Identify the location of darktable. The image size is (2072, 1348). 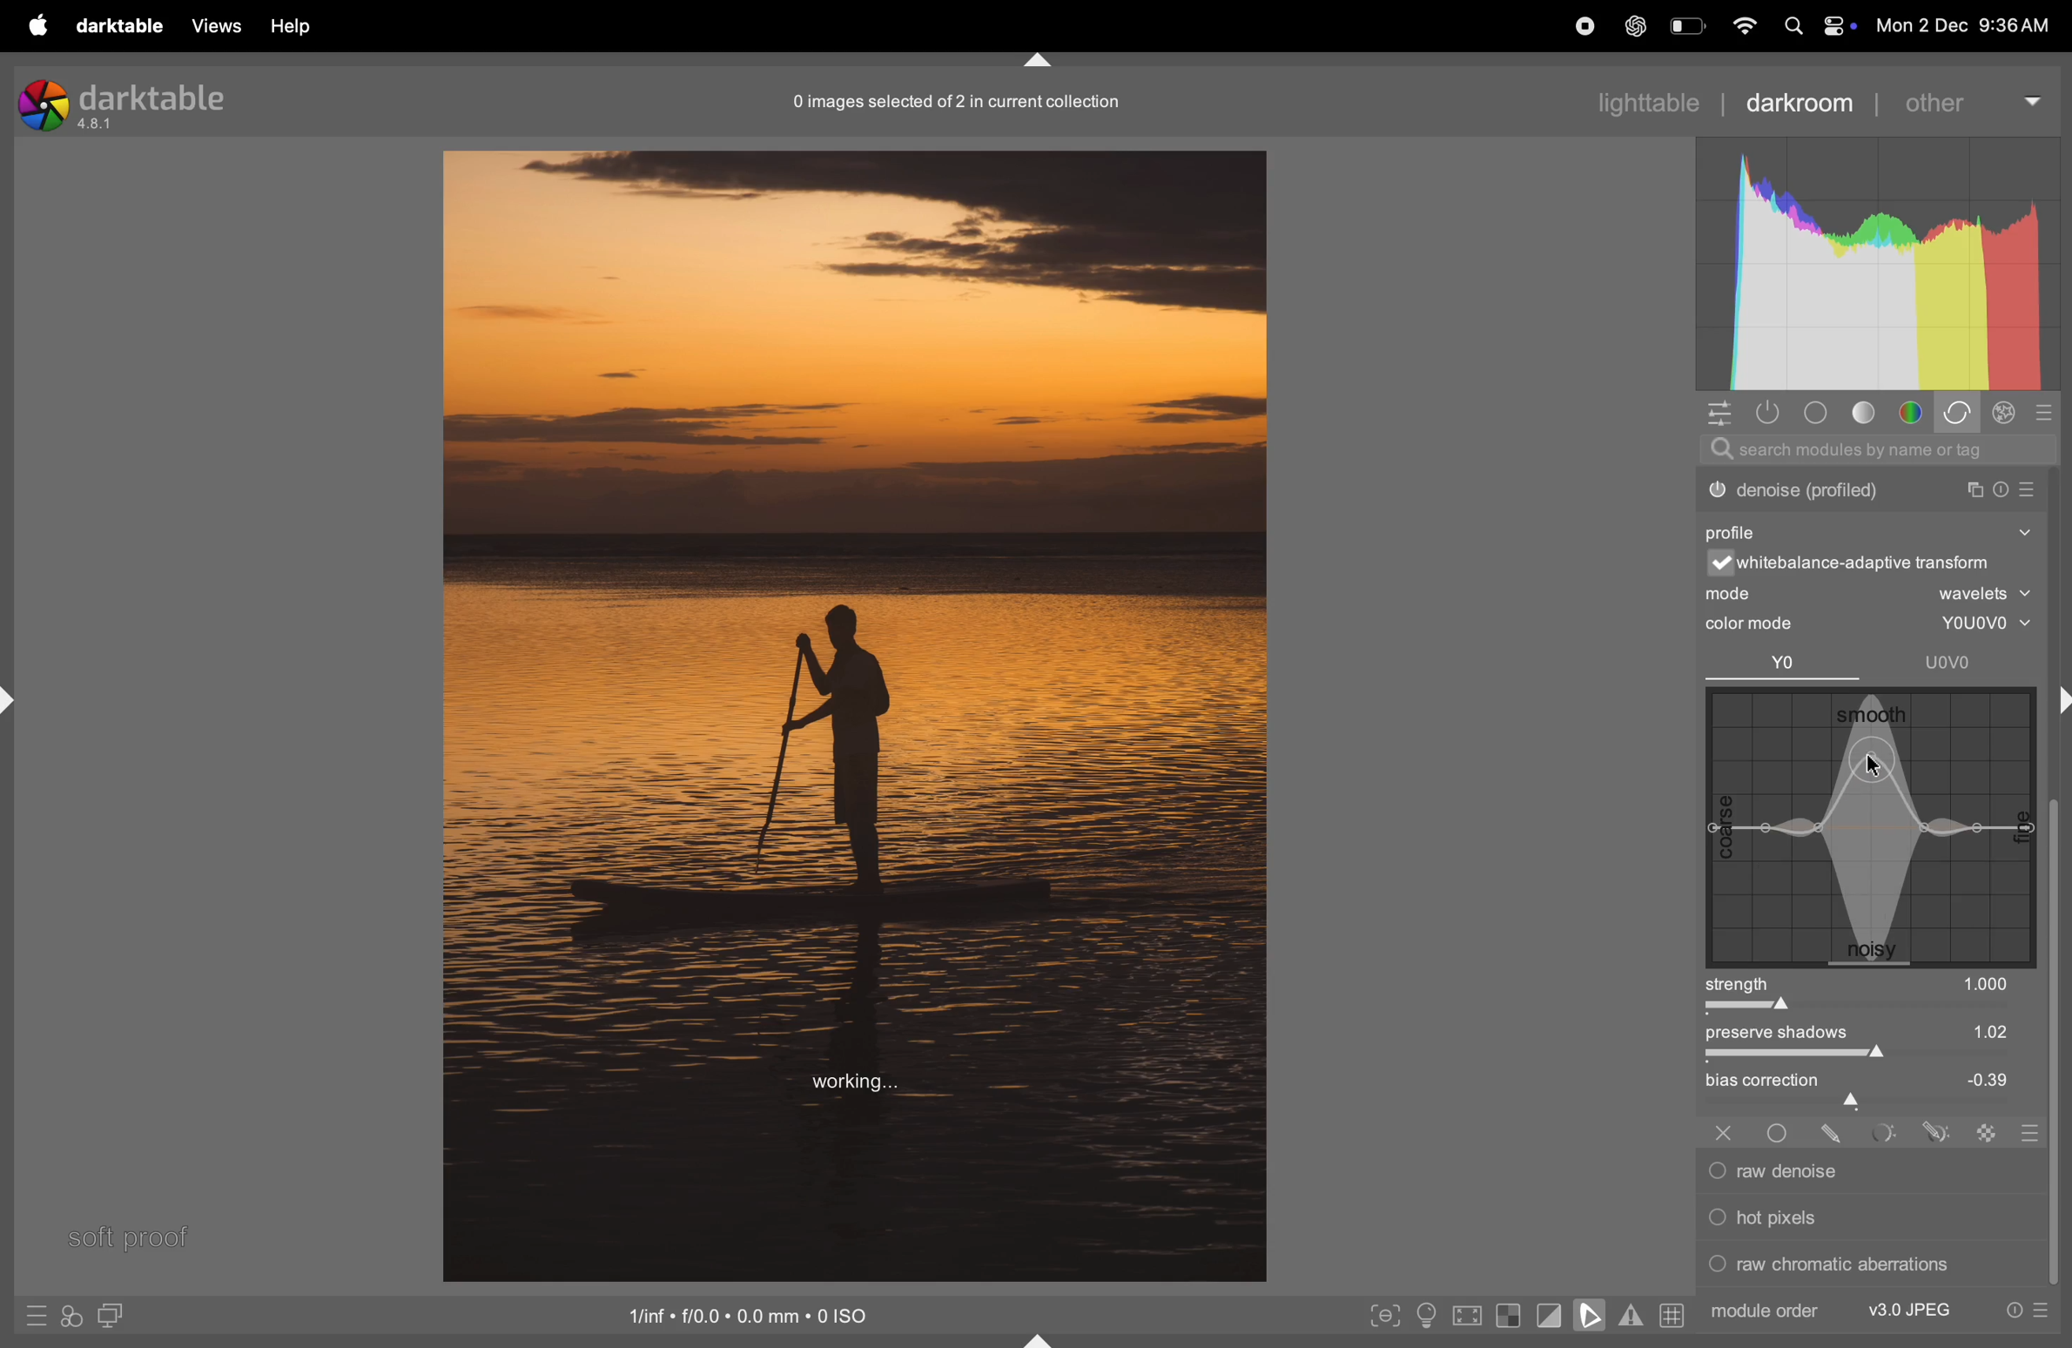
(117, 26).